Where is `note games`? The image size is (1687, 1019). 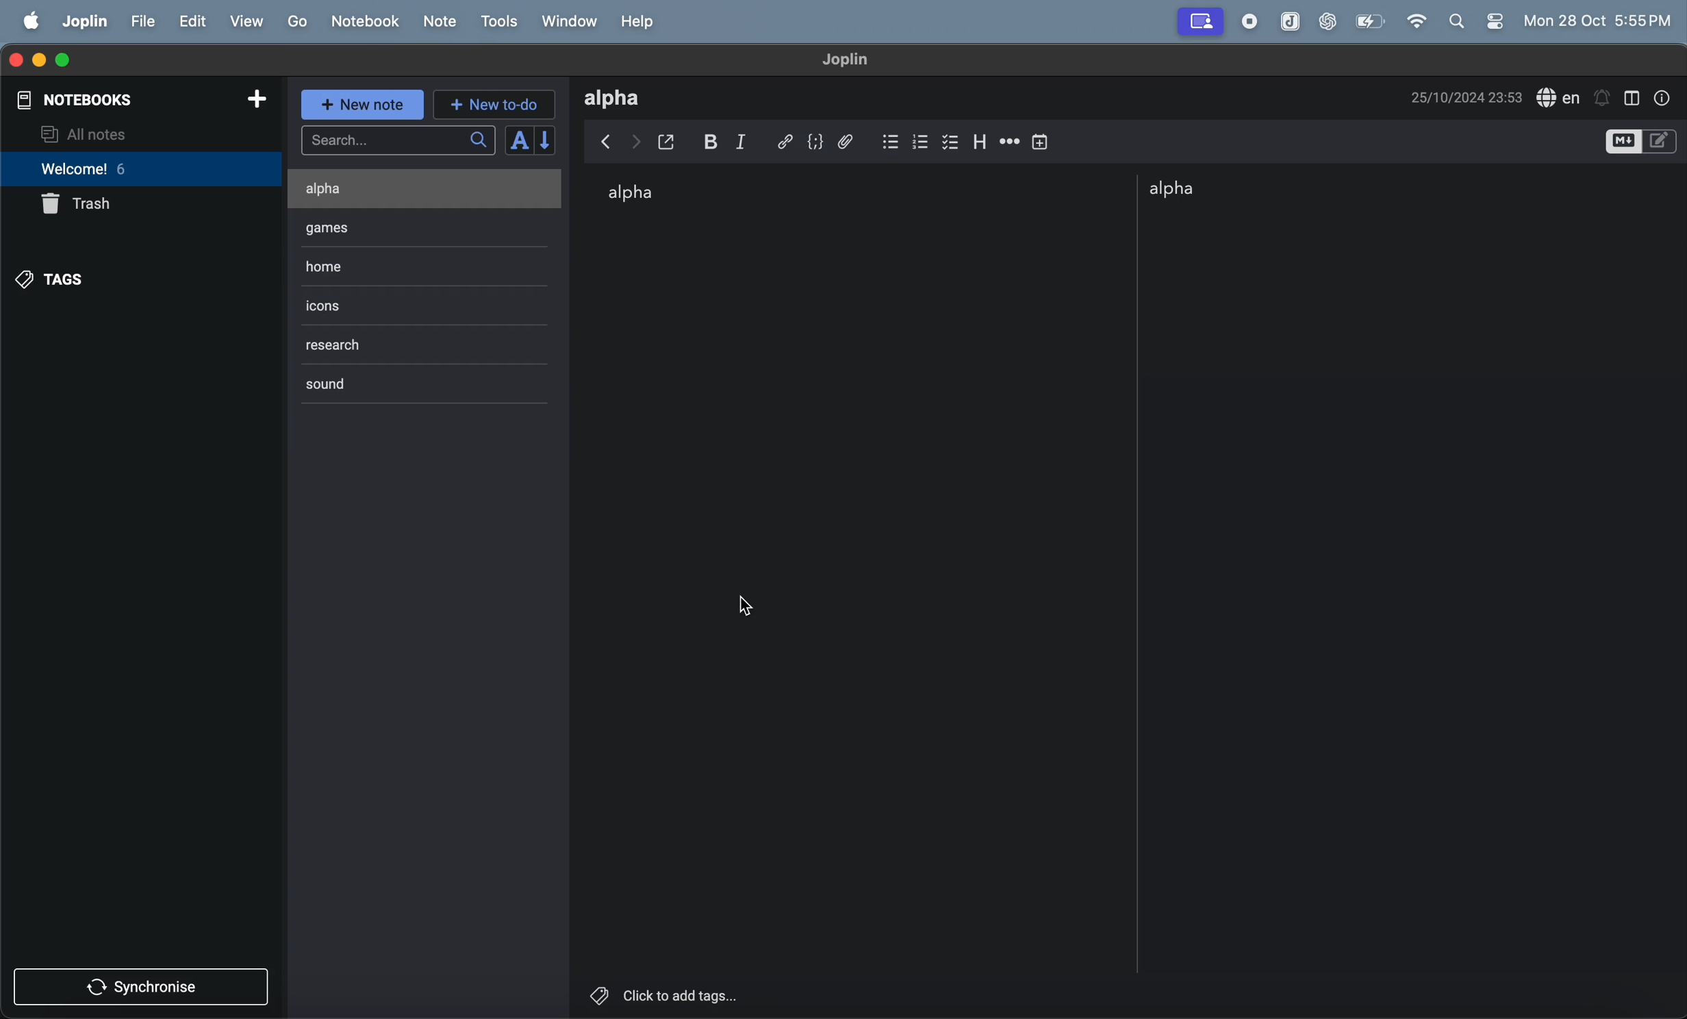
note games is located at coordinates (388, 227).